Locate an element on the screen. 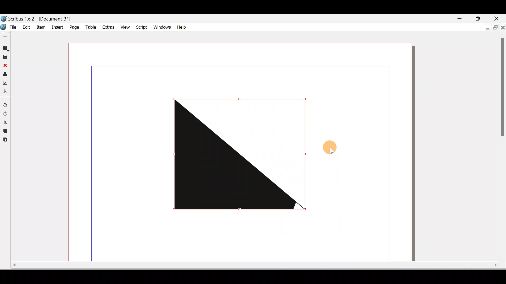  full-page background with a gradient is located at coordinates (241, 151).